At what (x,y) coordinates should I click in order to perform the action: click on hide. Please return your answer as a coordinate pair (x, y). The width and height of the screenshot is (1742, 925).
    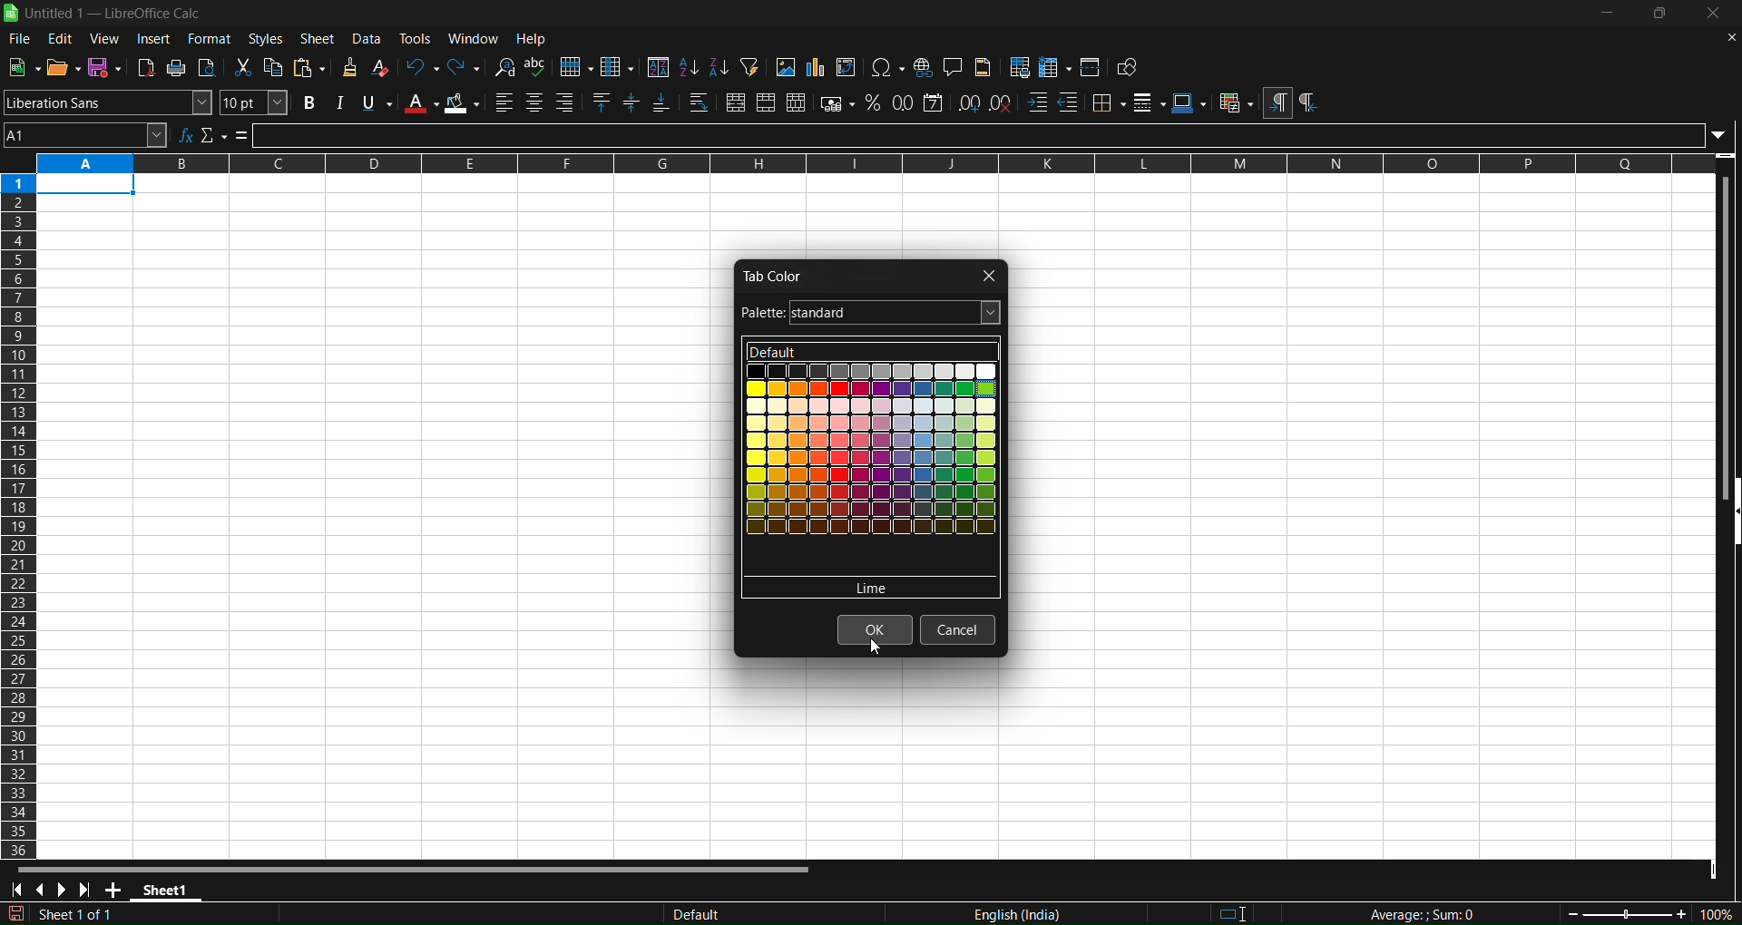
    Looking at the image, I should click on (1731, 513).